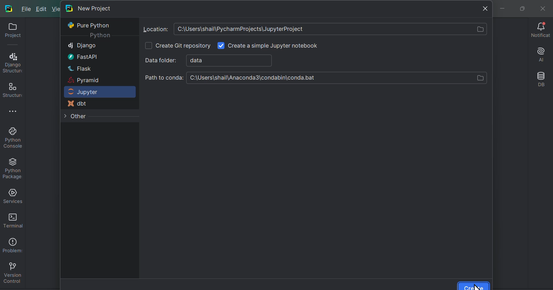  Describe the element at coordinates (315, 78) in the screenshot. I see `Path to conda` at that location.